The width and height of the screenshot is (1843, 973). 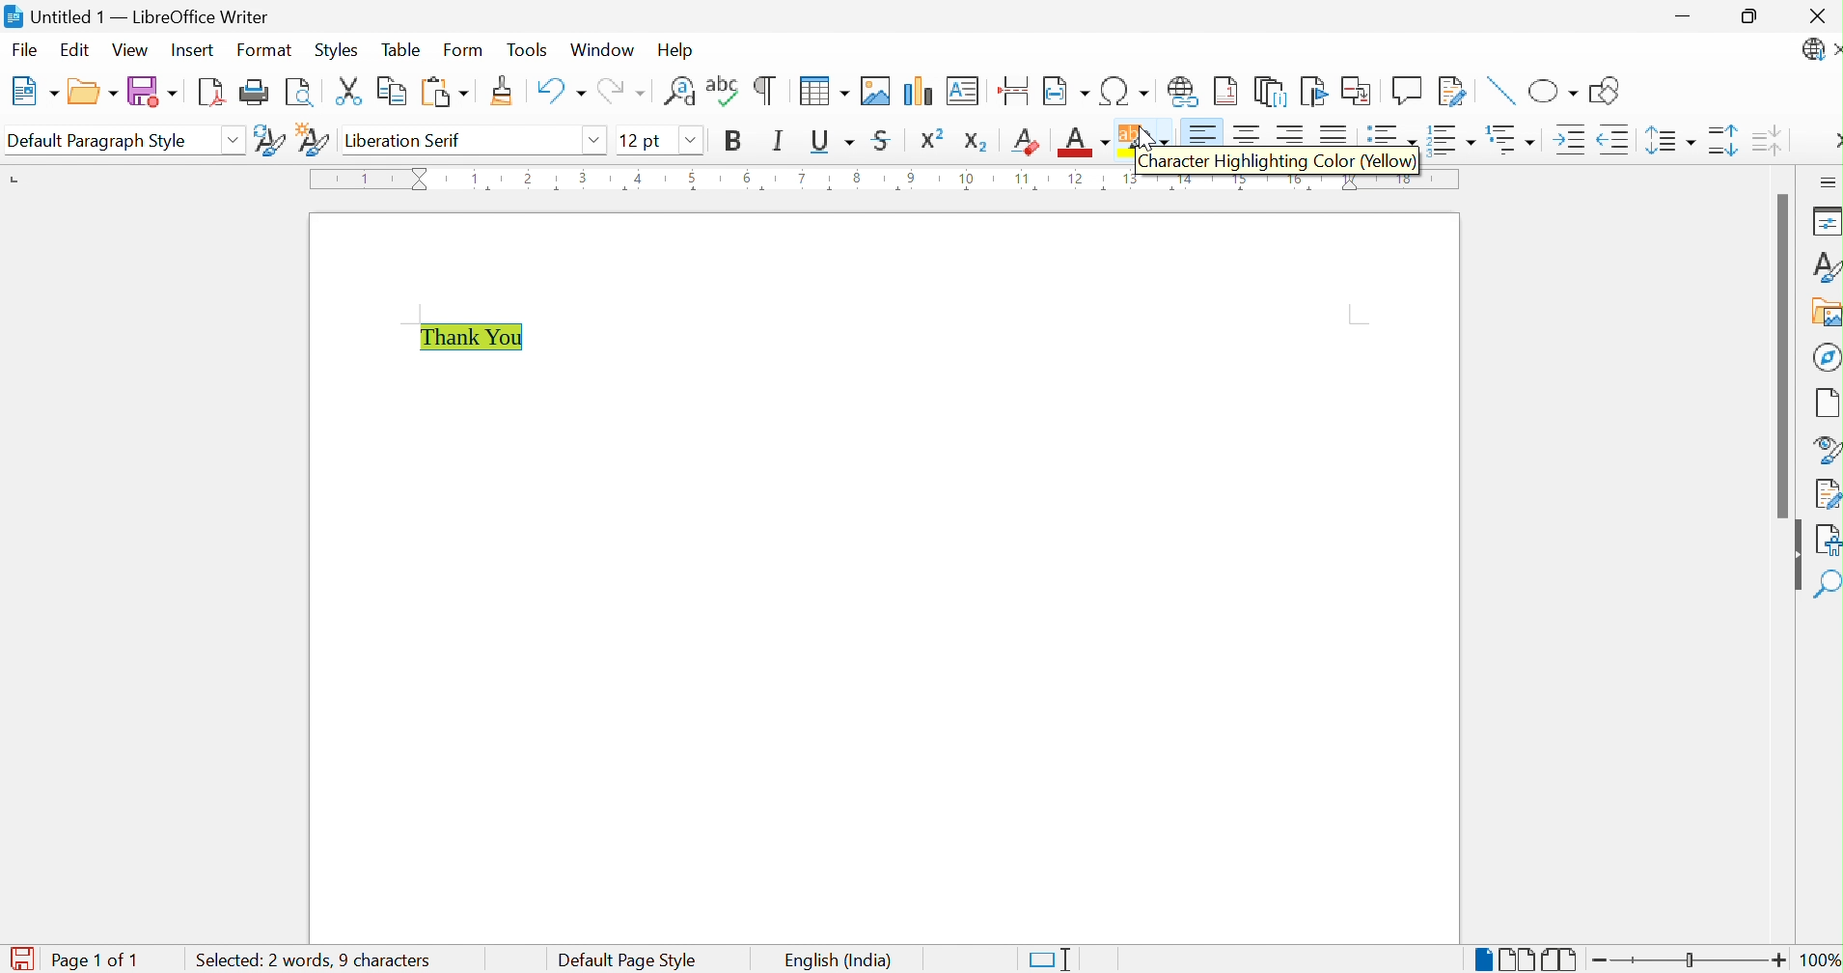 What do you see at coordinates (1314, 90) in the screenshot?
I see `Bookmark` at bounding box center [1314, 90].